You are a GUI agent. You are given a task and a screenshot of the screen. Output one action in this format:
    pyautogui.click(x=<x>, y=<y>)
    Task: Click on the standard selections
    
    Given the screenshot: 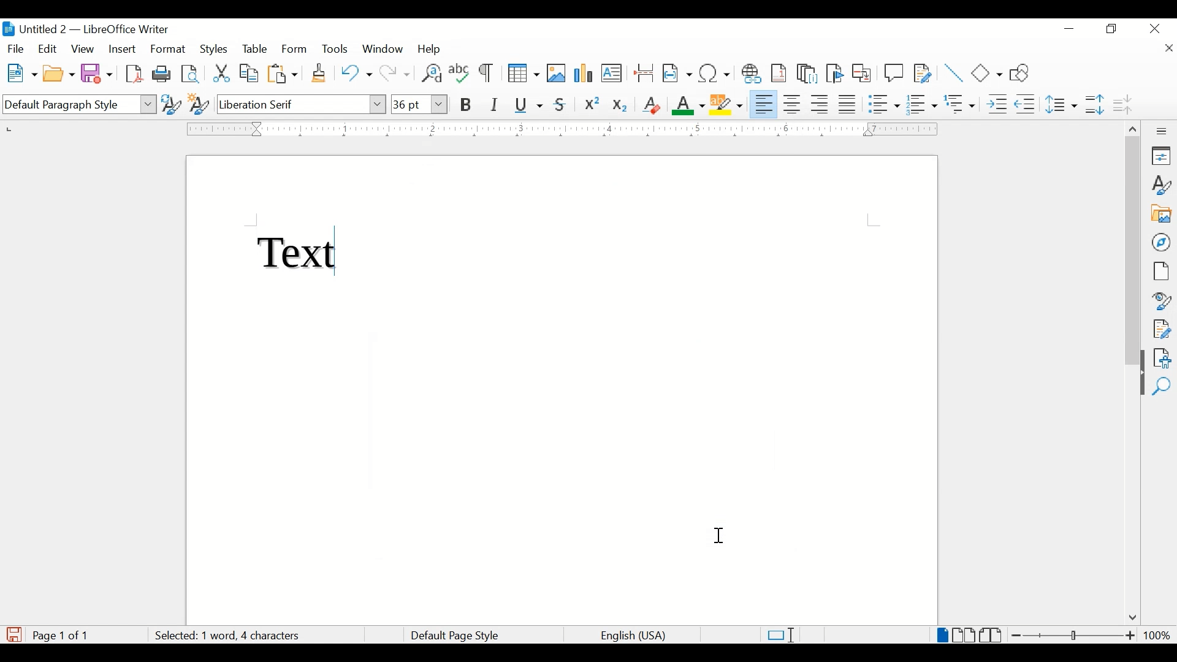 What is the action you would take?
    pyautogui.click(x=780, y=634)
    